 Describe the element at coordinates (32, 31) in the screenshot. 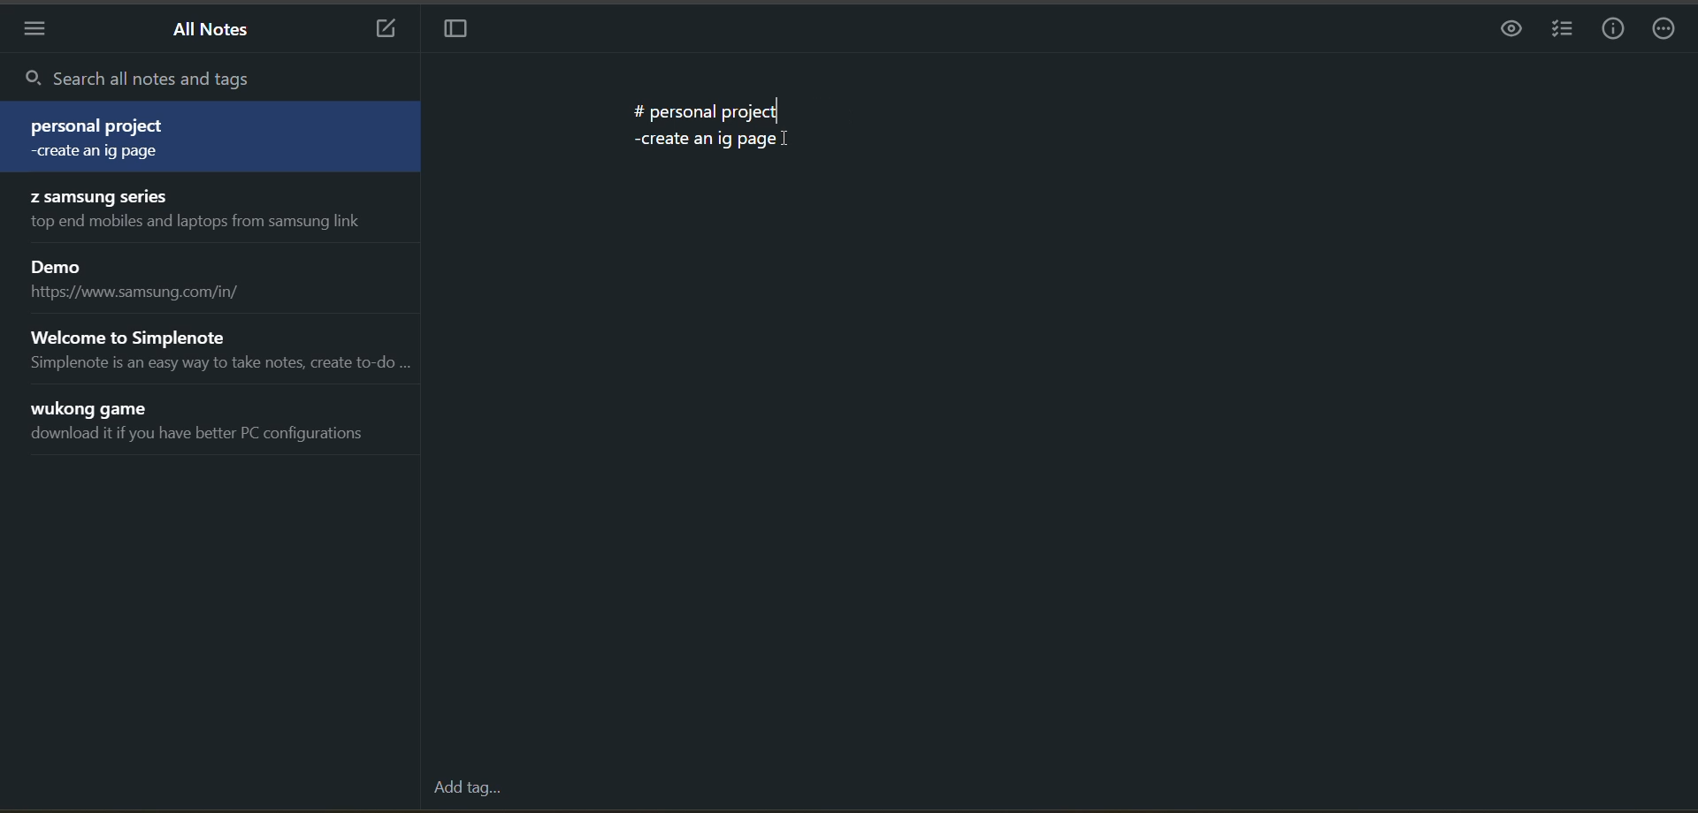

I see `menu` at that location.